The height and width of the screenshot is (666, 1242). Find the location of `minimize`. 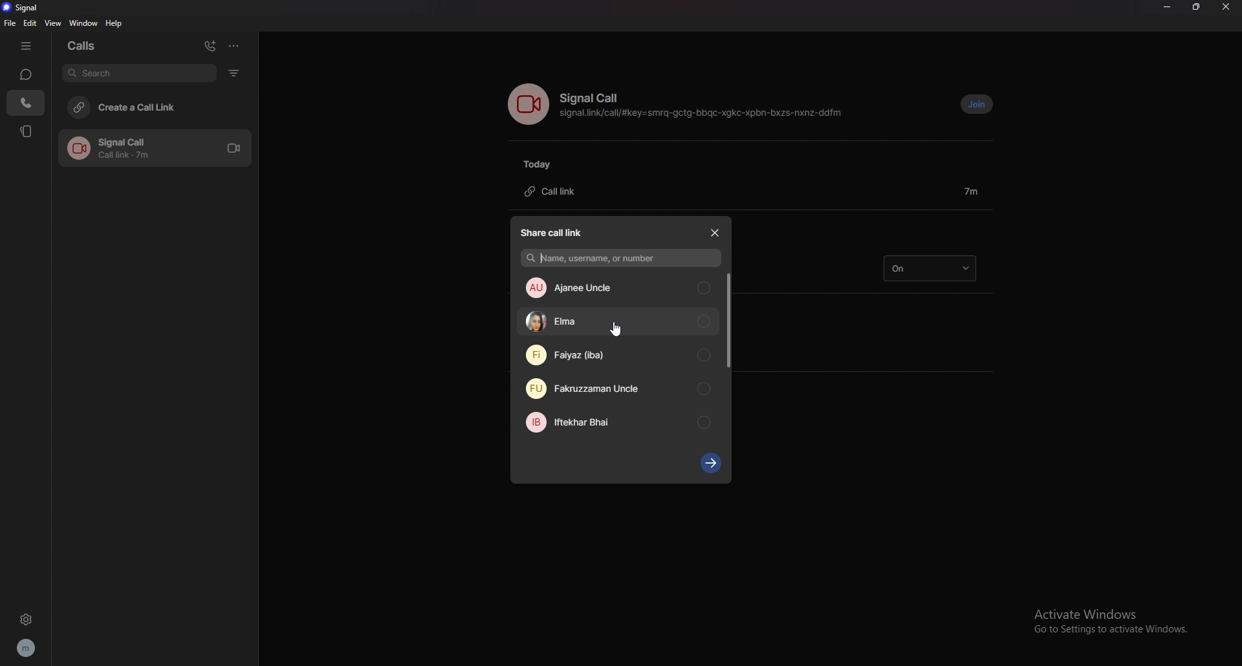

minimize is located at coordinates (1167, 7).